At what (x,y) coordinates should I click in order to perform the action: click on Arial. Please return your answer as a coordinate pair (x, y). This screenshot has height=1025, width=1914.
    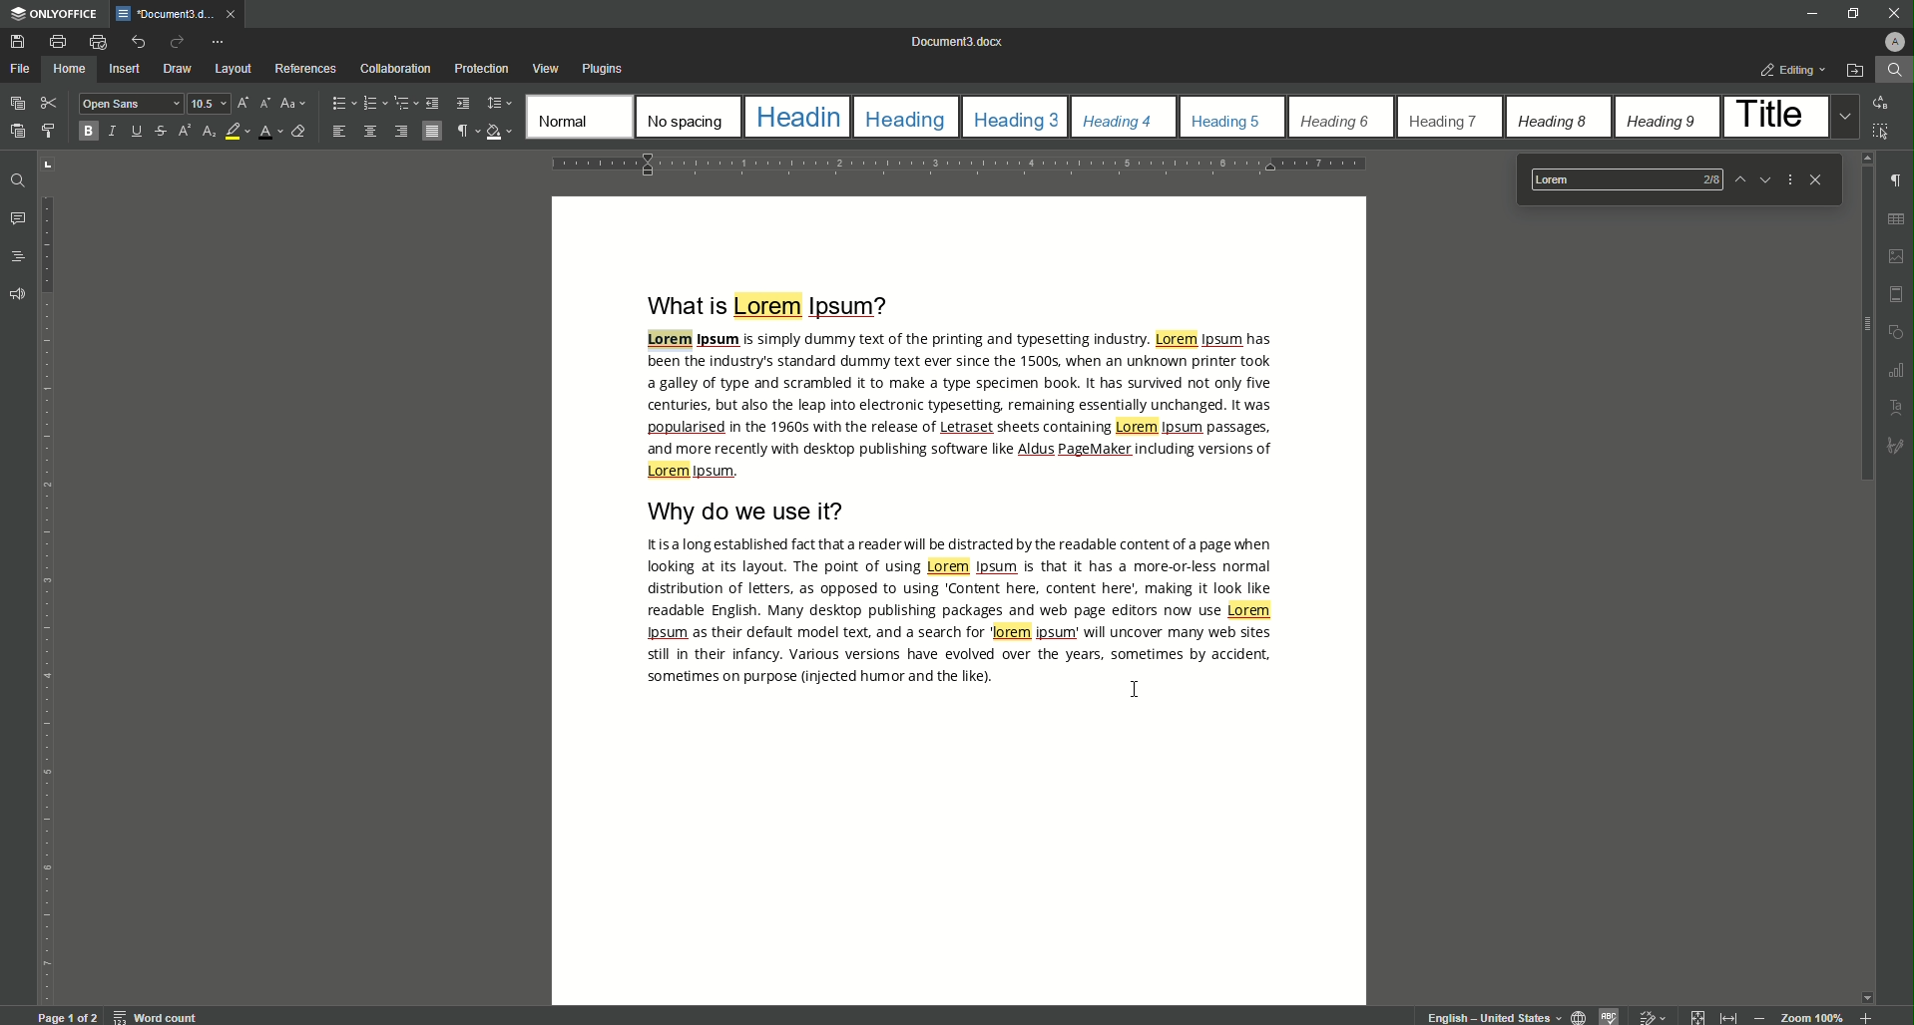
    Looking at the image, I should click on (131, 104).